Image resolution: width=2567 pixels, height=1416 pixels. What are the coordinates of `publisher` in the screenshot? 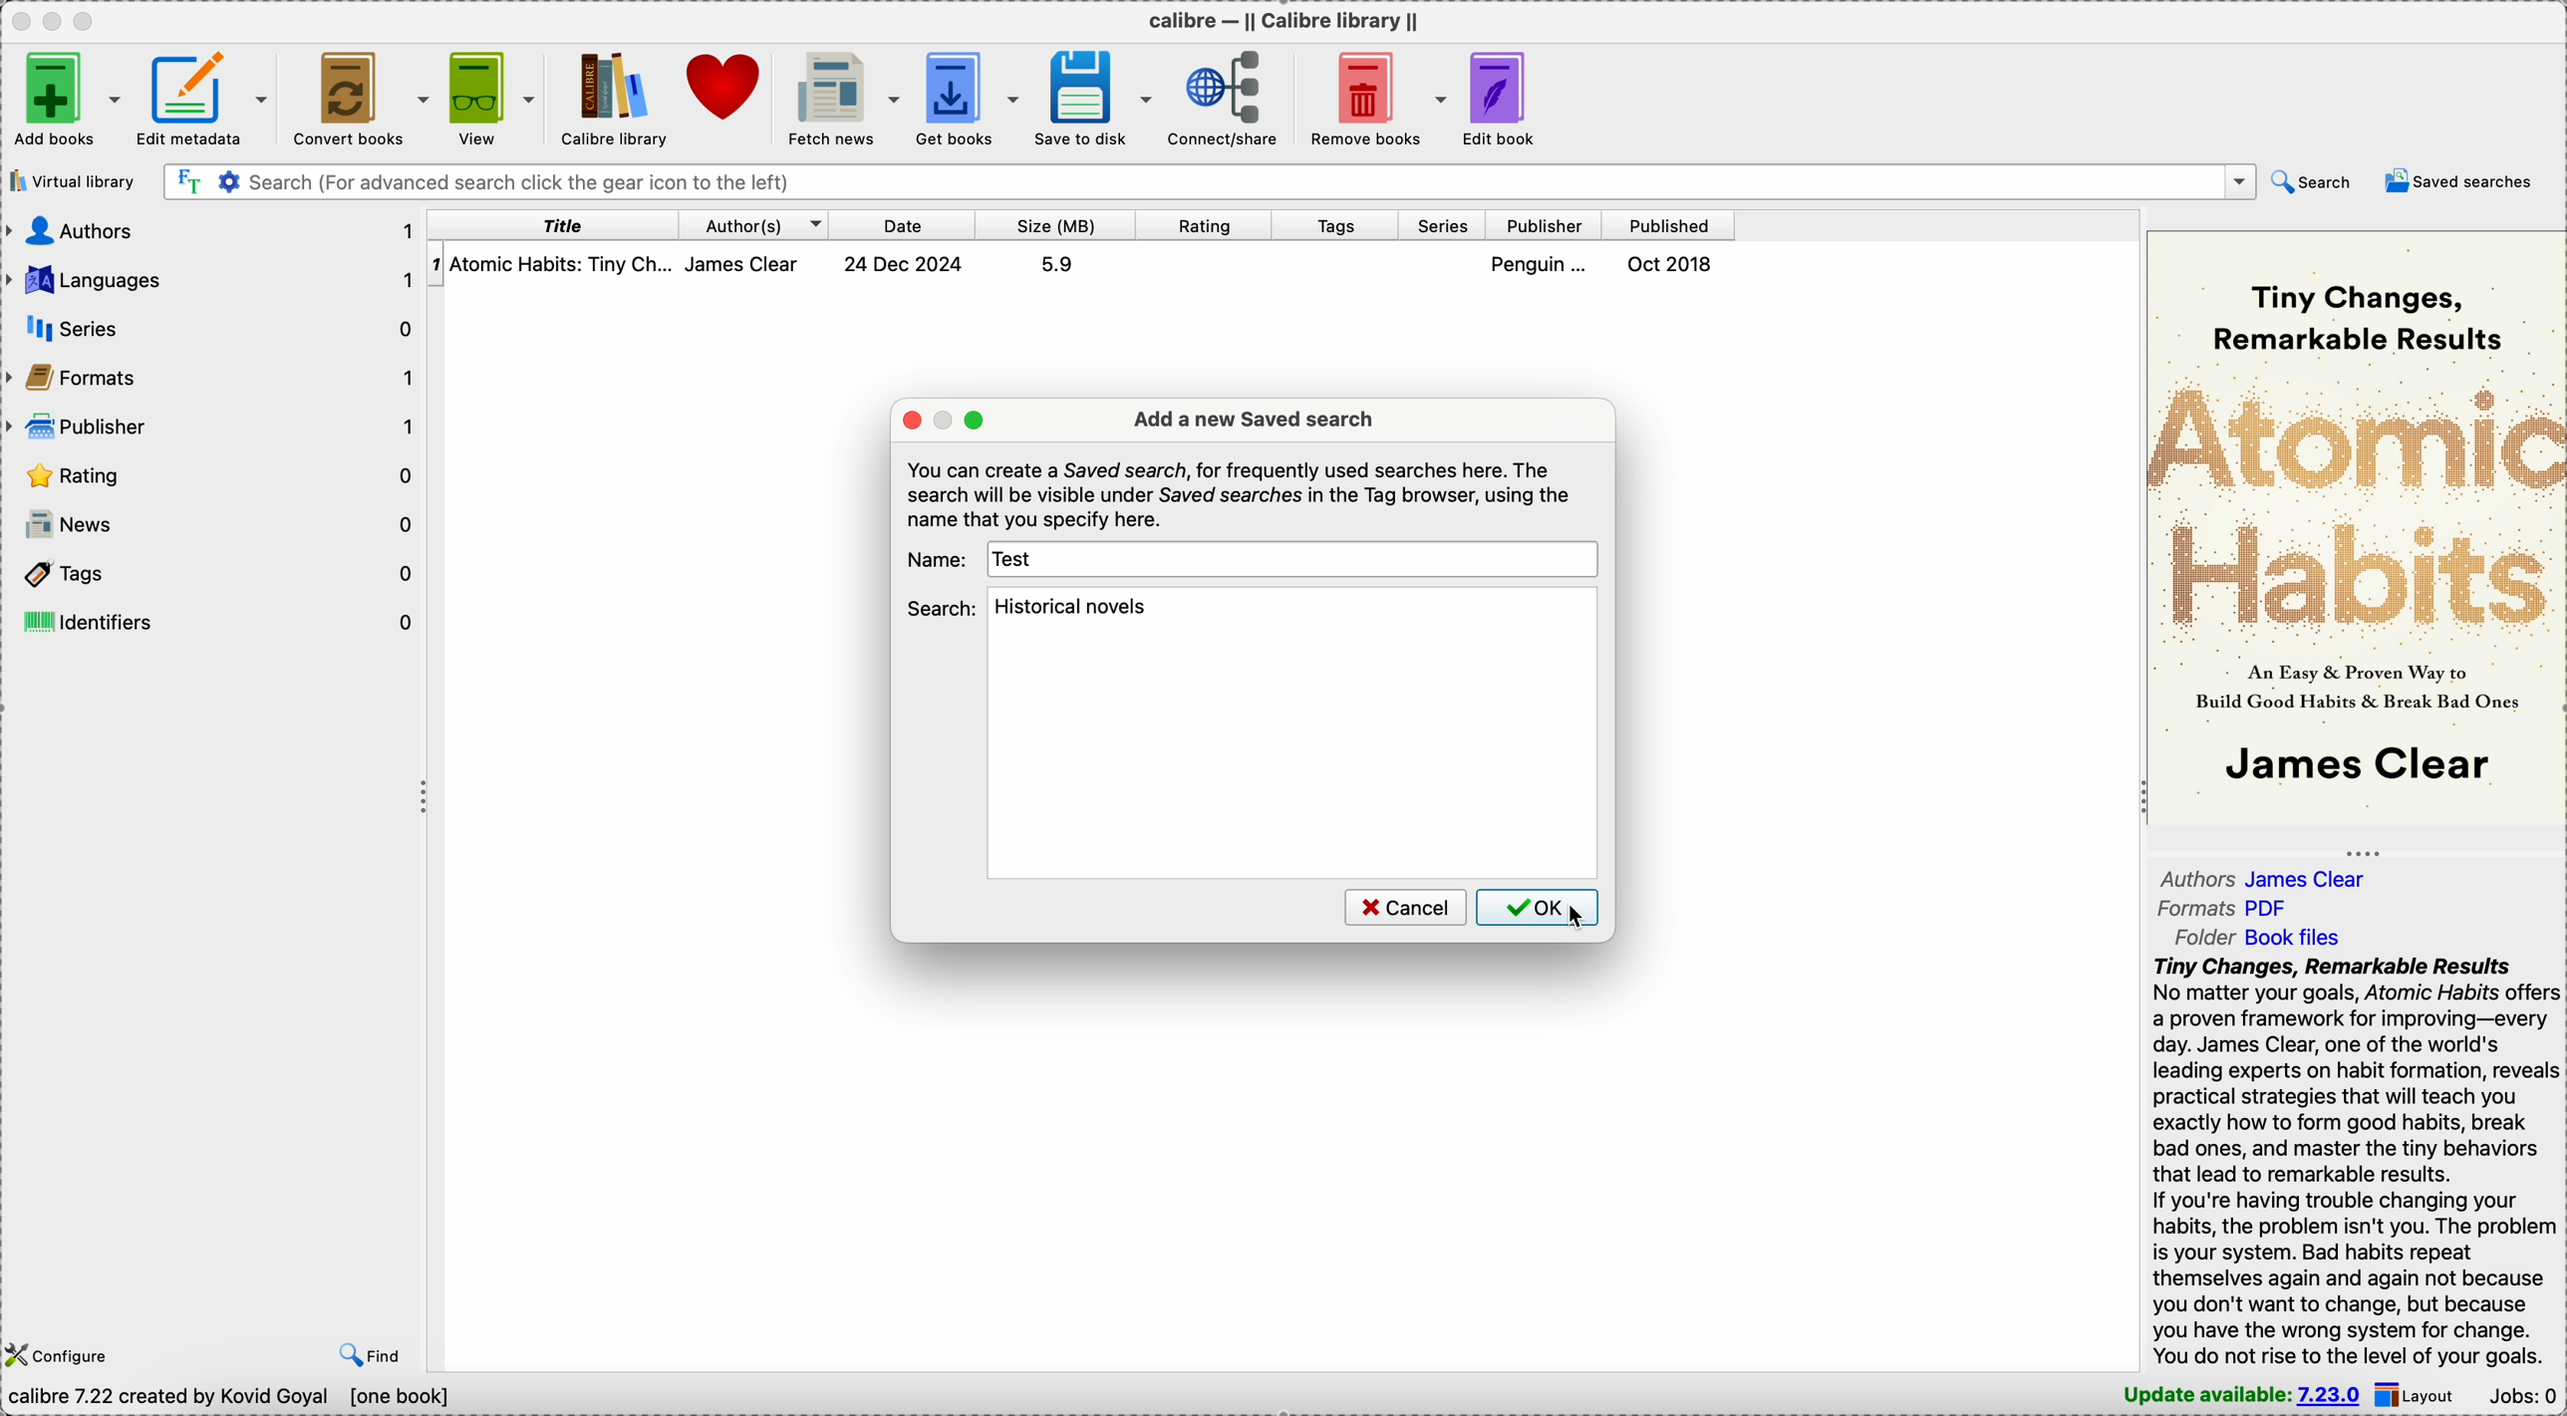 It's located at (1547, 226).